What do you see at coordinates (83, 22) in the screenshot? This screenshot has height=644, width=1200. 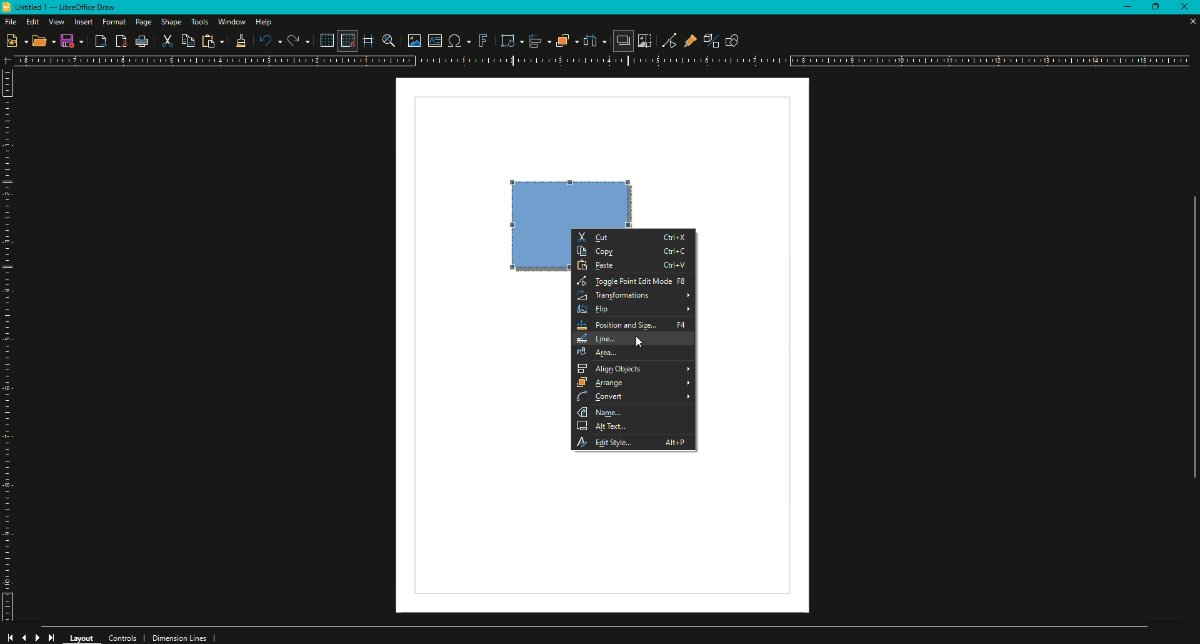 I see `Insert` at bounding box center [83, 22].